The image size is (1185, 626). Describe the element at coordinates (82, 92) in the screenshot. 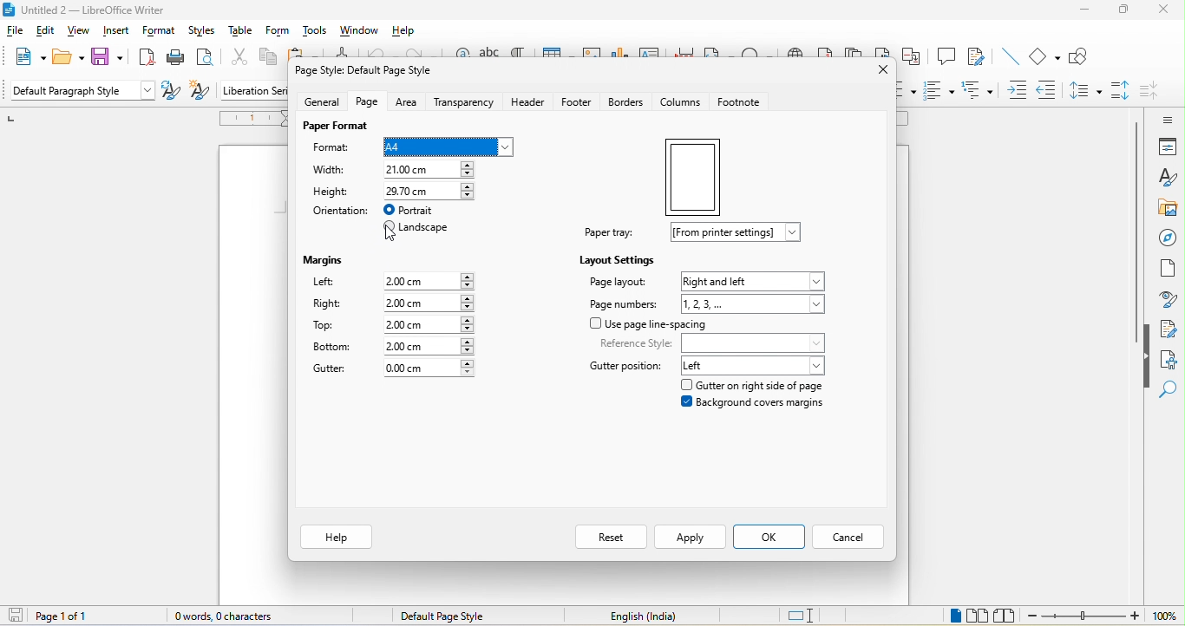

I see `Default paragraph style` at that location.